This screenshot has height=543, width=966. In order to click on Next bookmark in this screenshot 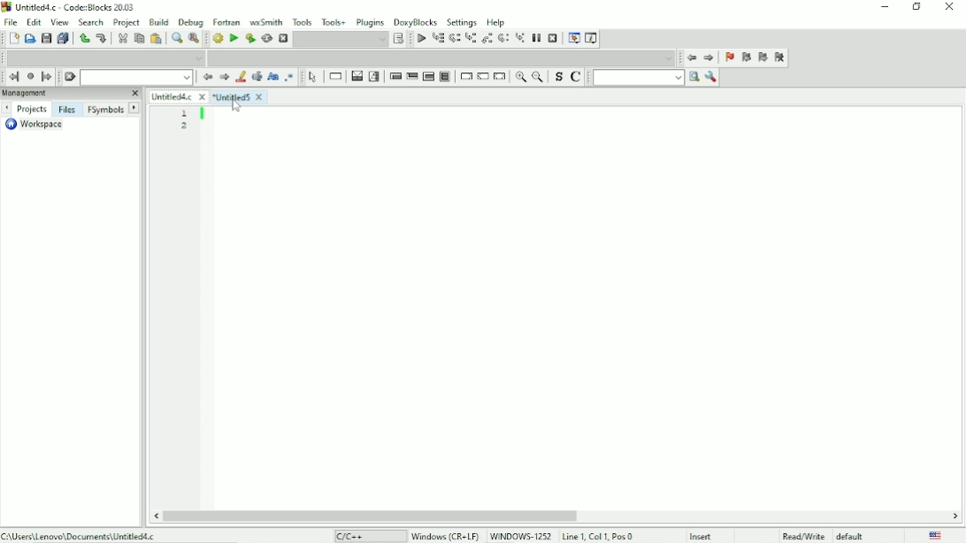, I will do `click(763, 57)`.